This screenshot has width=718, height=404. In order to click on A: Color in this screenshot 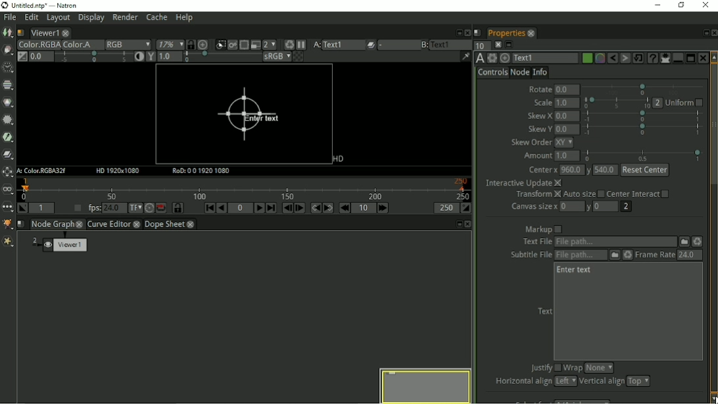, I will do `click(43, 171)`.